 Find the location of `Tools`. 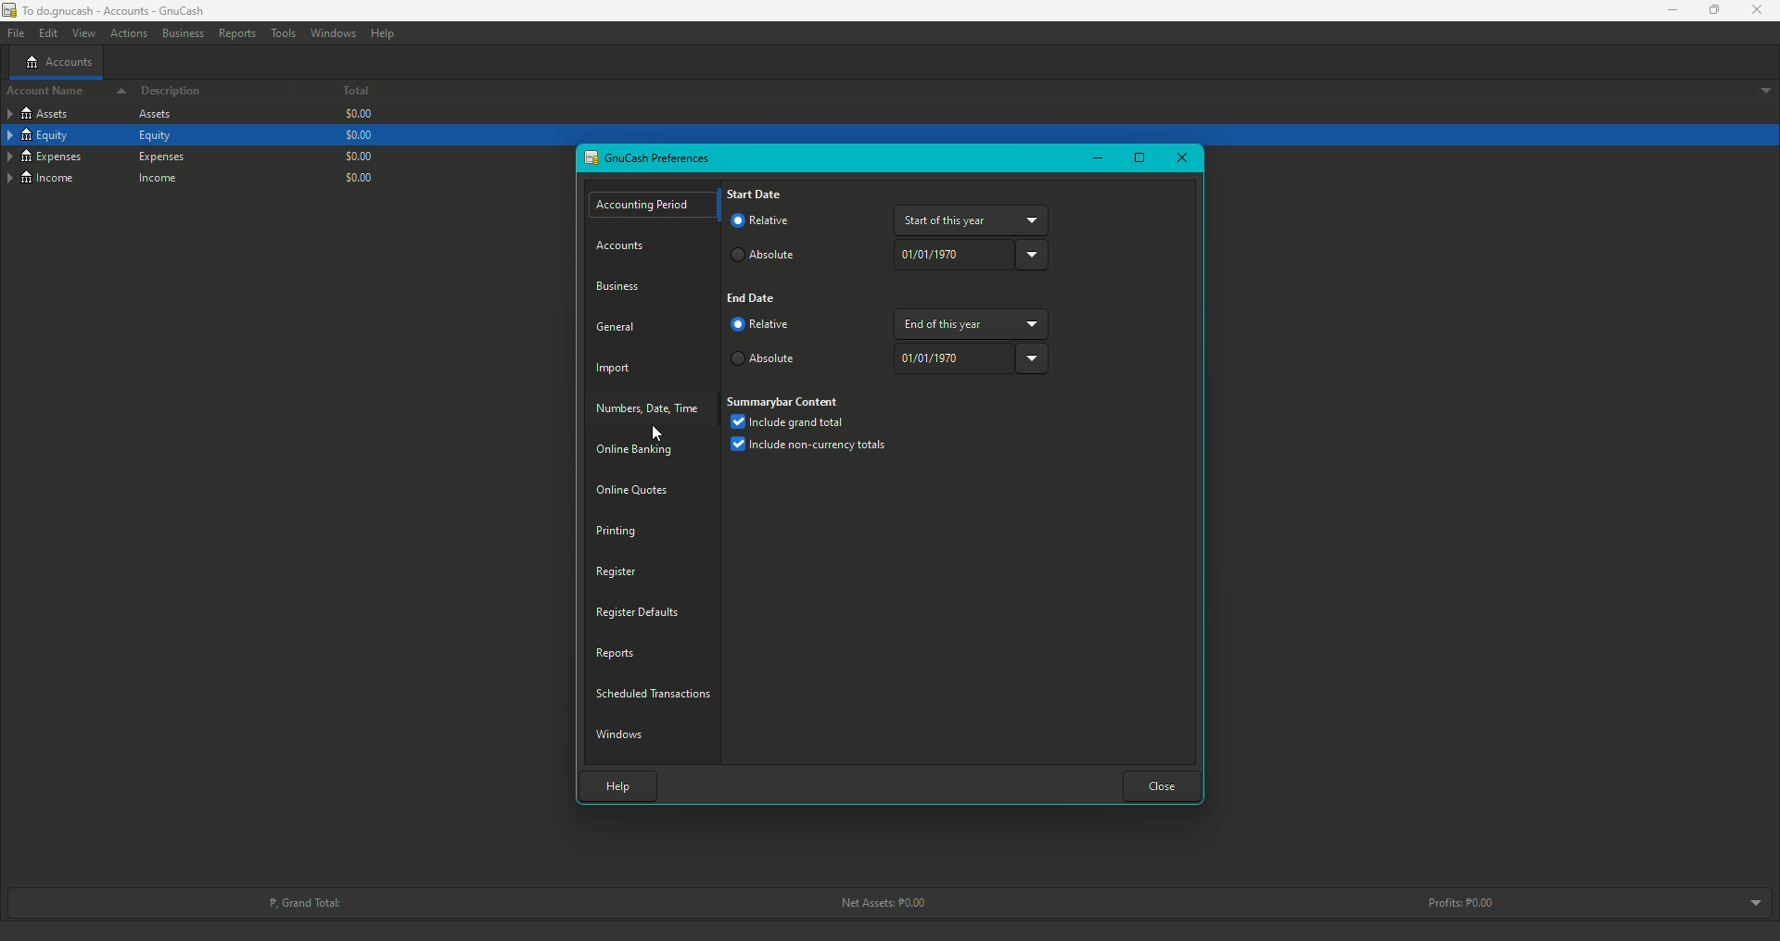

Tools is located at coordinates (283, 33).